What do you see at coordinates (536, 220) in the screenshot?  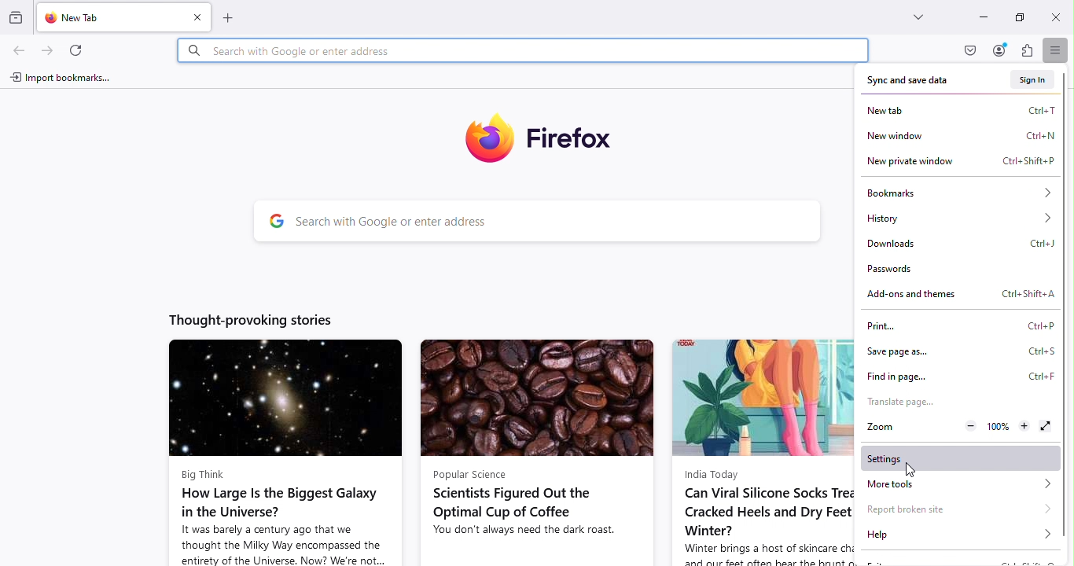 I see `Search bar` at bounding box center [536, 220].